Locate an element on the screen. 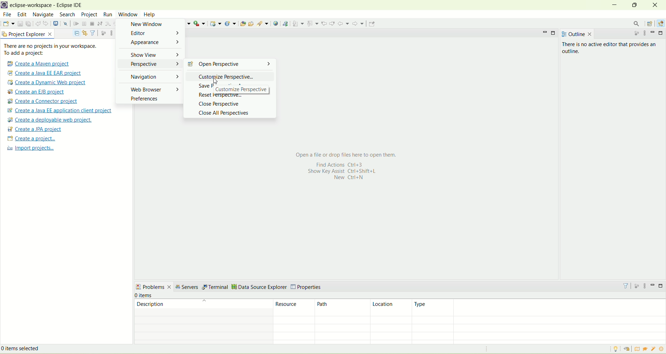 This screenshot has height=354, width=666. next annotation is located at coordinates (298, 24).